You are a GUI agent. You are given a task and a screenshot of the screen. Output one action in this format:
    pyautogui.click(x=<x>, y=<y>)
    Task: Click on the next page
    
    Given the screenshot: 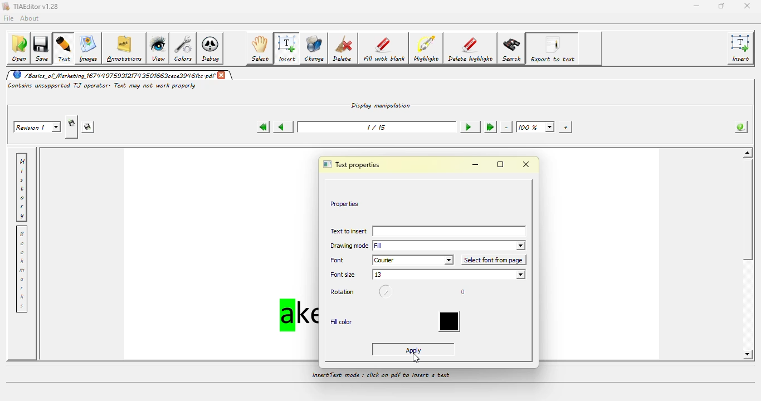 What is the action you would take?
    pyautogui.click(x=467, y=126)
    